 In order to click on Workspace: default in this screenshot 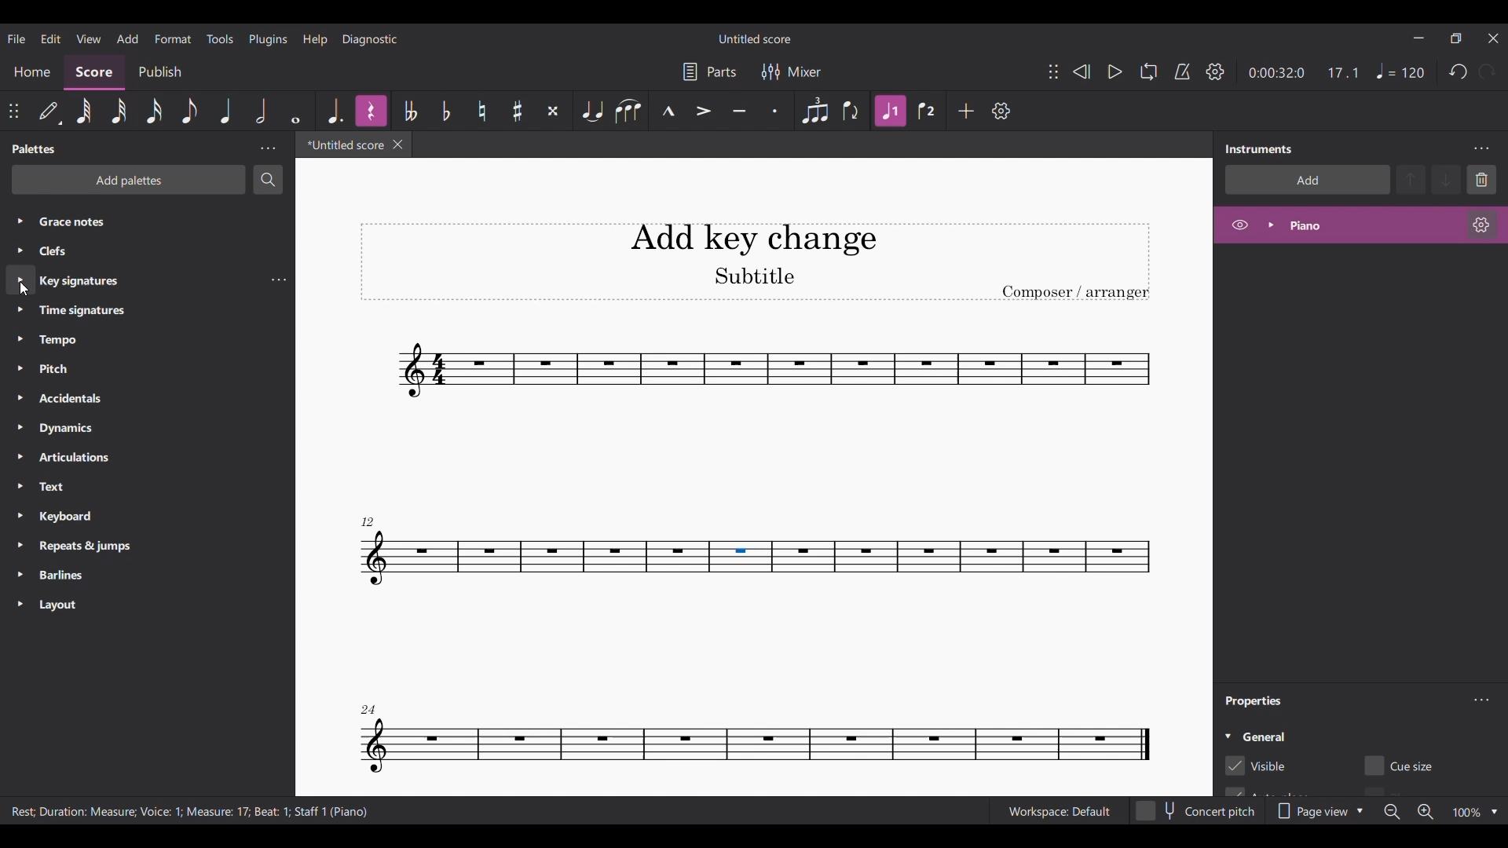, I will do `click(1059, 812)`.